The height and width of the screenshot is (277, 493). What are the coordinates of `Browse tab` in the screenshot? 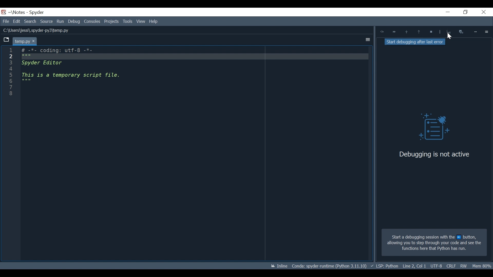 It's located at (6, 40).